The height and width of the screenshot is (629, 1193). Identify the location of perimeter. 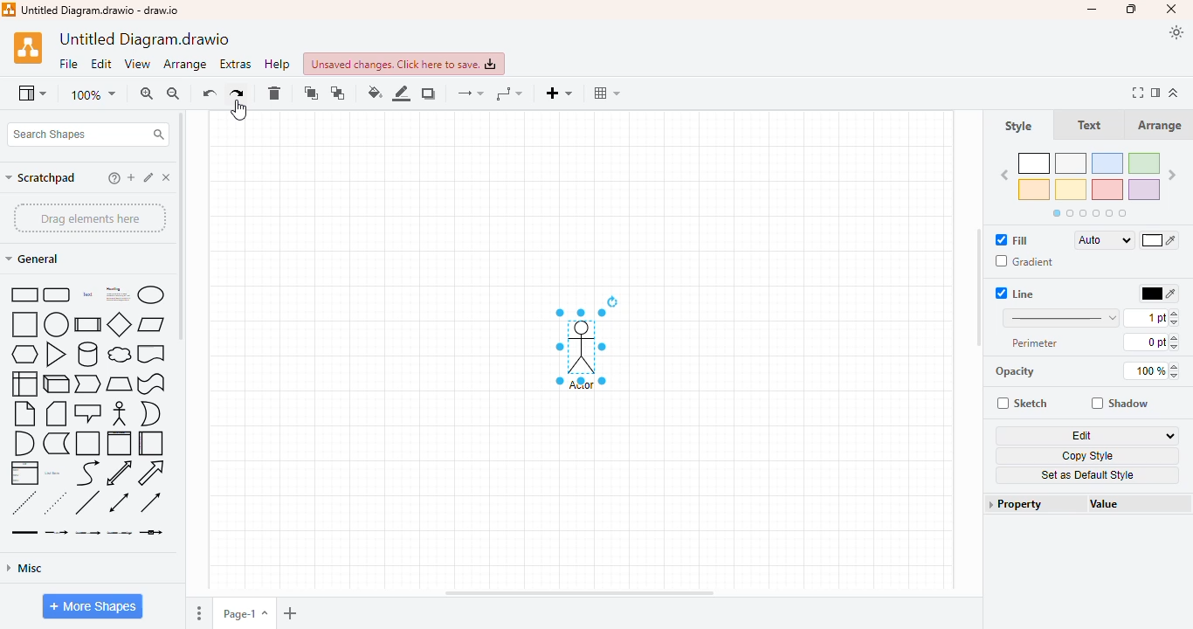
(1036, 342).